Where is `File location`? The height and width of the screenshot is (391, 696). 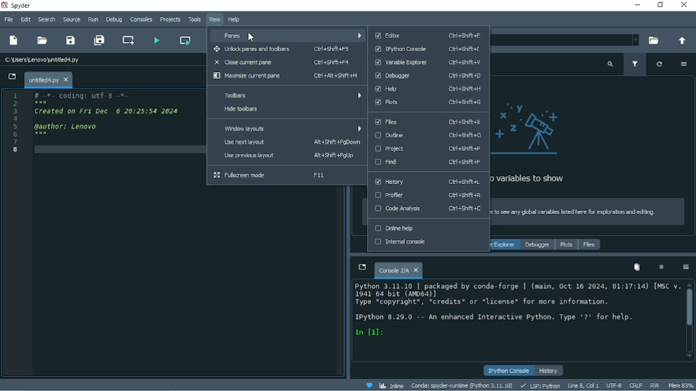 File location is located at coordinates (565, 40).